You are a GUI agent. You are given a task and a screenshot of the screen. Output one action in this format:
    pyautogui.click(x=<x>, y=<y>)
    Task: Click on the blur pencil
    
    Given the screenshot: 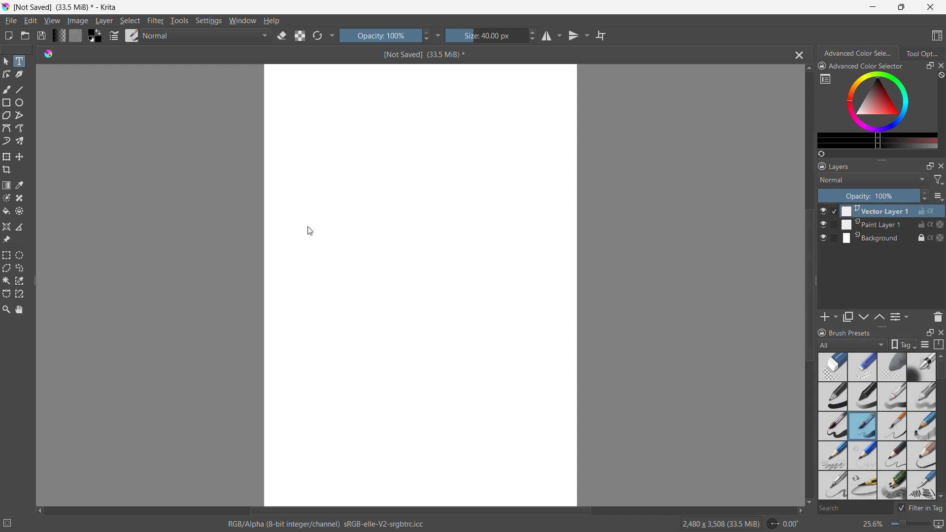 What is the action you would take?
    pyautogui.click(x=921, y=396)
    